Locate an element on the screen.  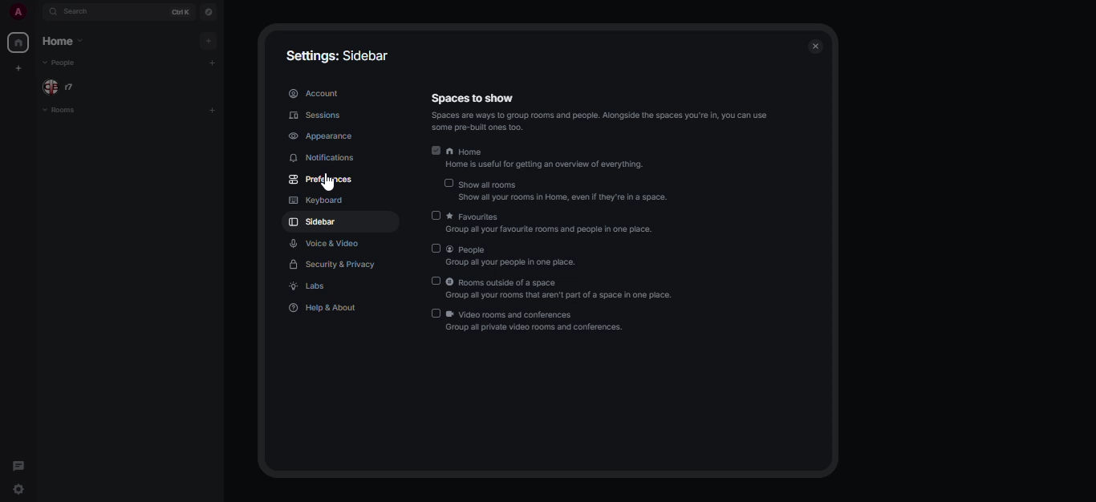
help & about is located at coordinates (327, 307).